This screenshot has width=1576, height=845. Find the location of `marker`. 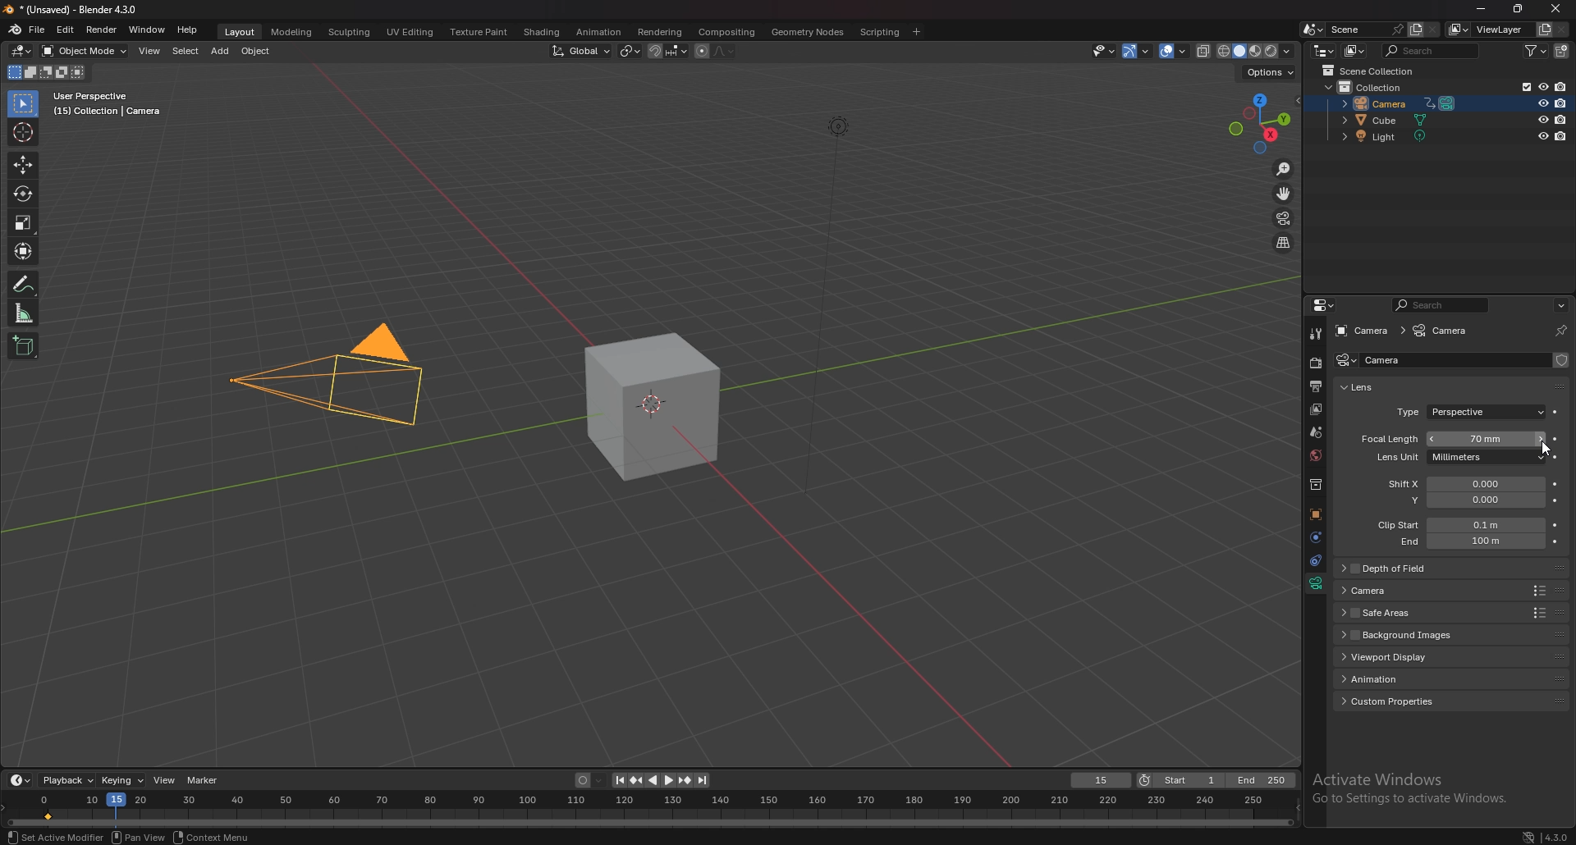

marker is located at coordinates (204, 780).